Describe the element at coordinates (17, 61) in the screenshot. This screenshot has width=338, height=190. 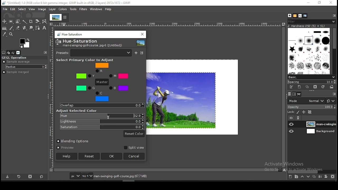
I see `ample average` at that location.